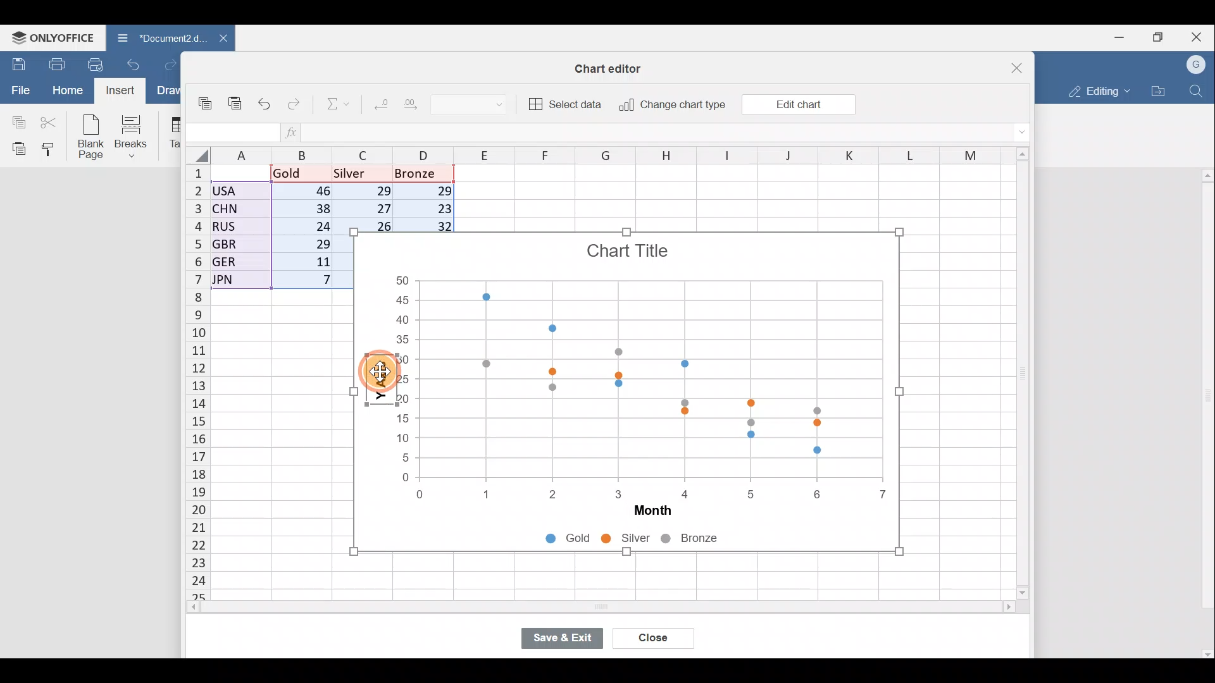 The image size is (1215, 683). What do you see at coordinates (18, 90) in the screenshot?
I see `File` at bounding box center [18, 90].